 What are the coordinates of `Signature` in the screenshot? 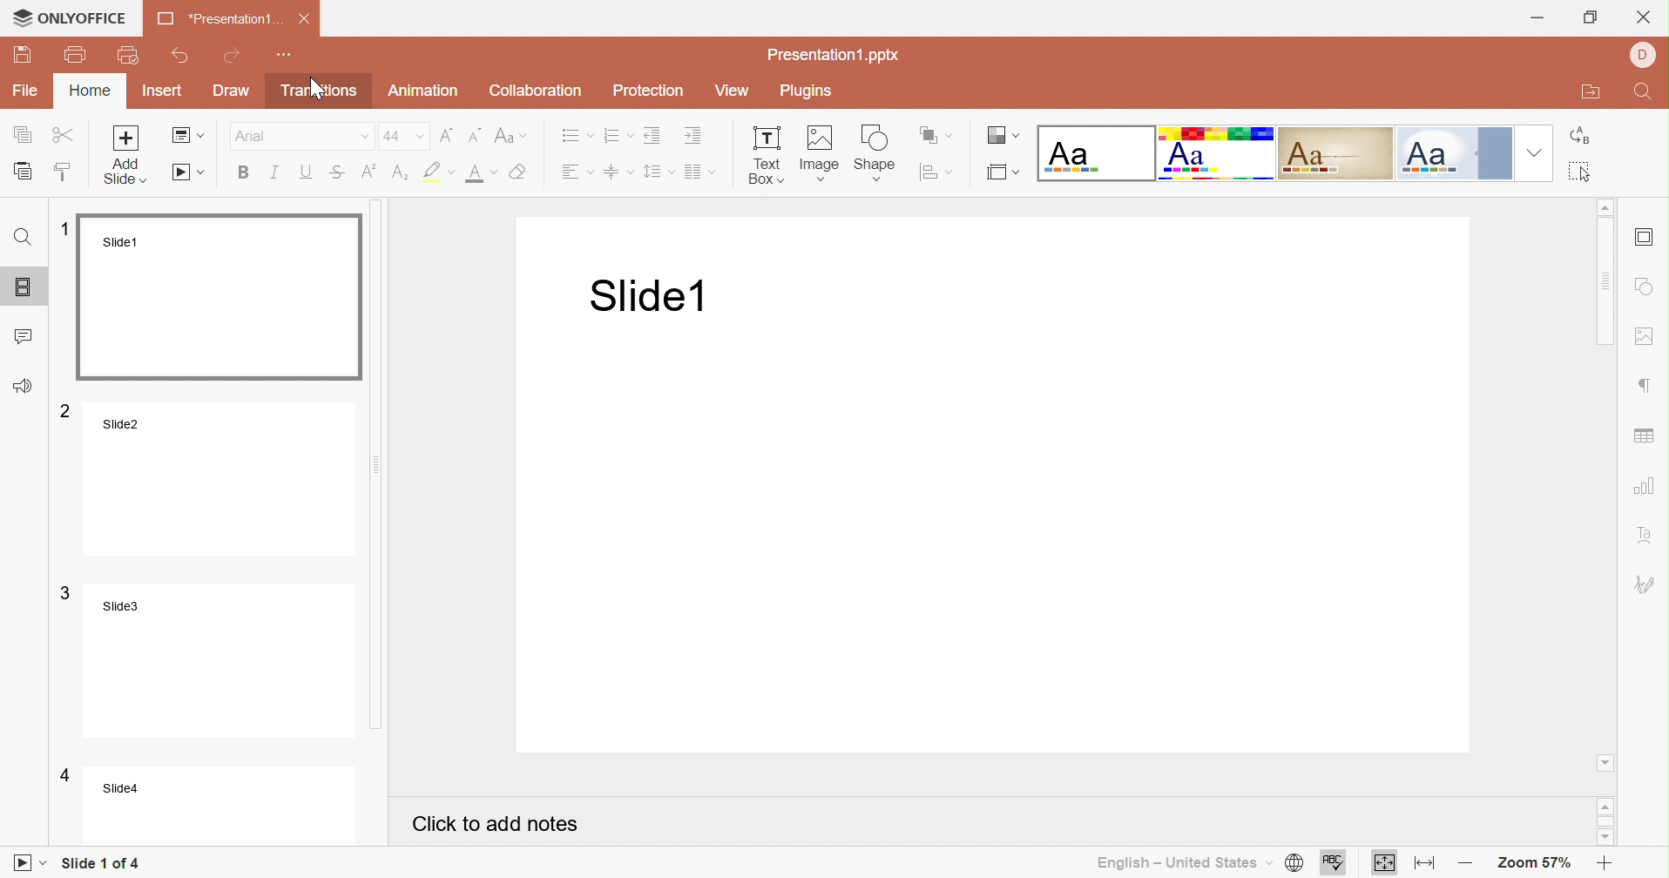 It's located at (1647, 584).